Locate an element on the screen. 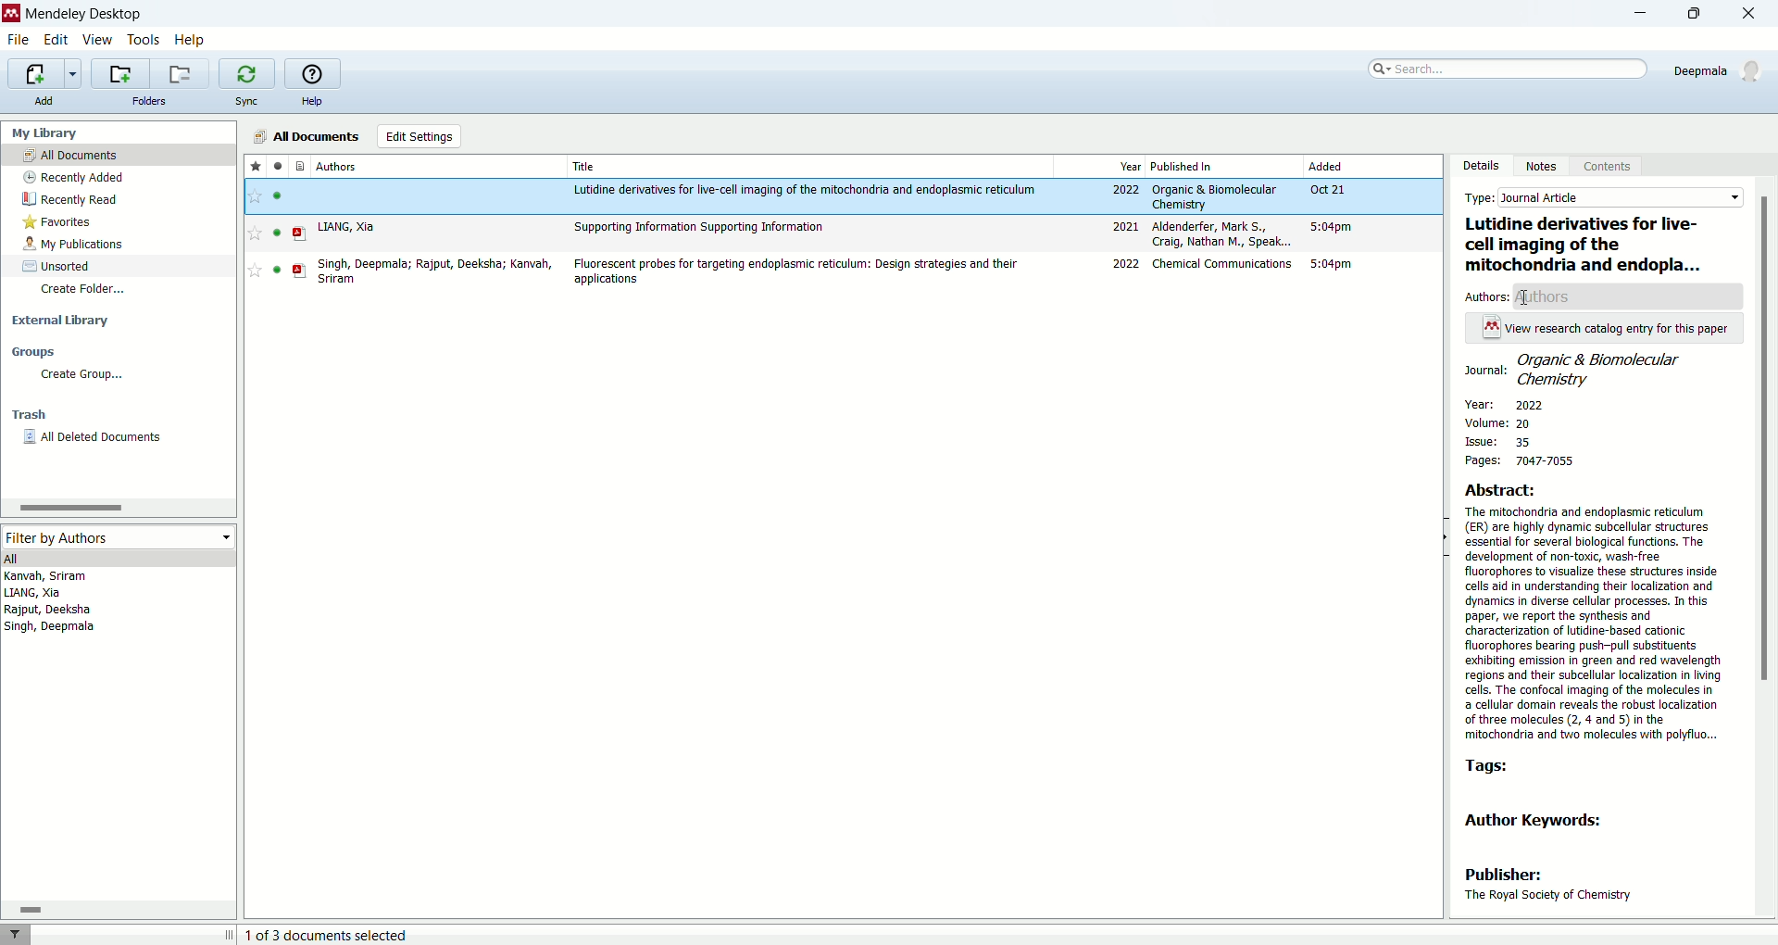 The height and width of the screenshot is (945, 1778). Organic & Biomolecular Chemistry is located at coordinates (1218, 196).